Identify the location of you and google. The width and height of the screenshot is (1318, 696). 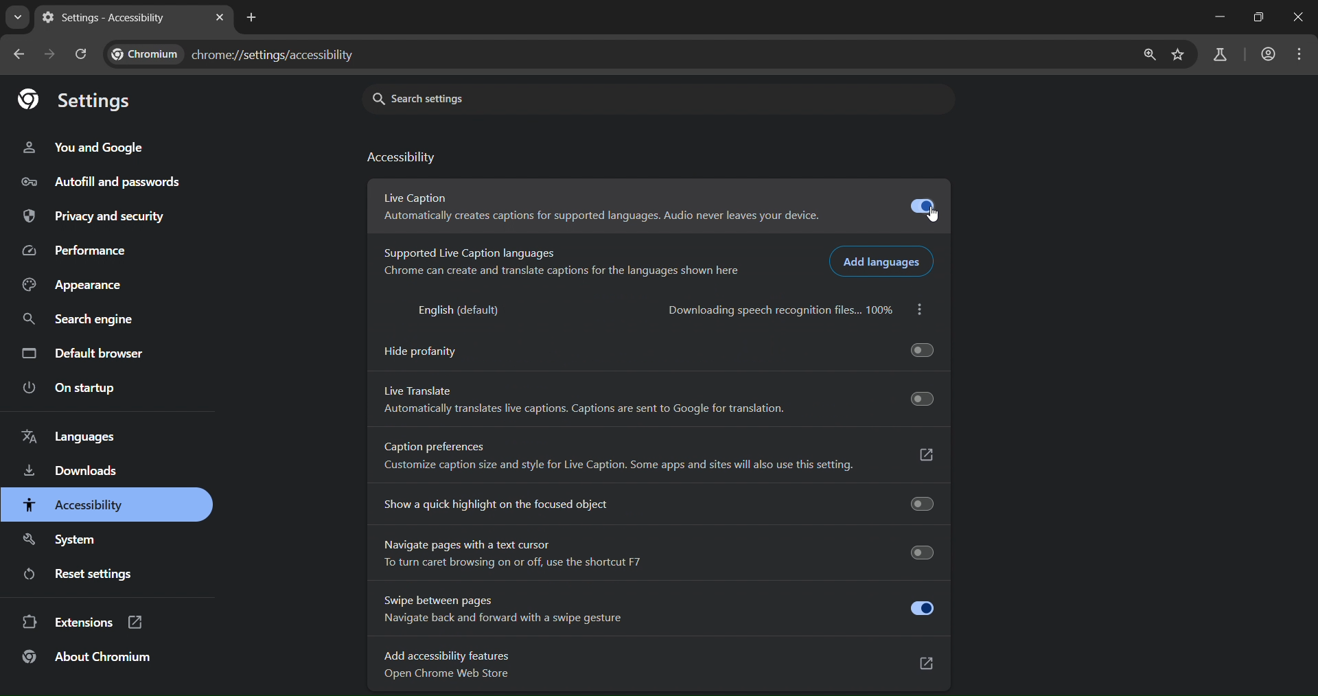
(84, 146).